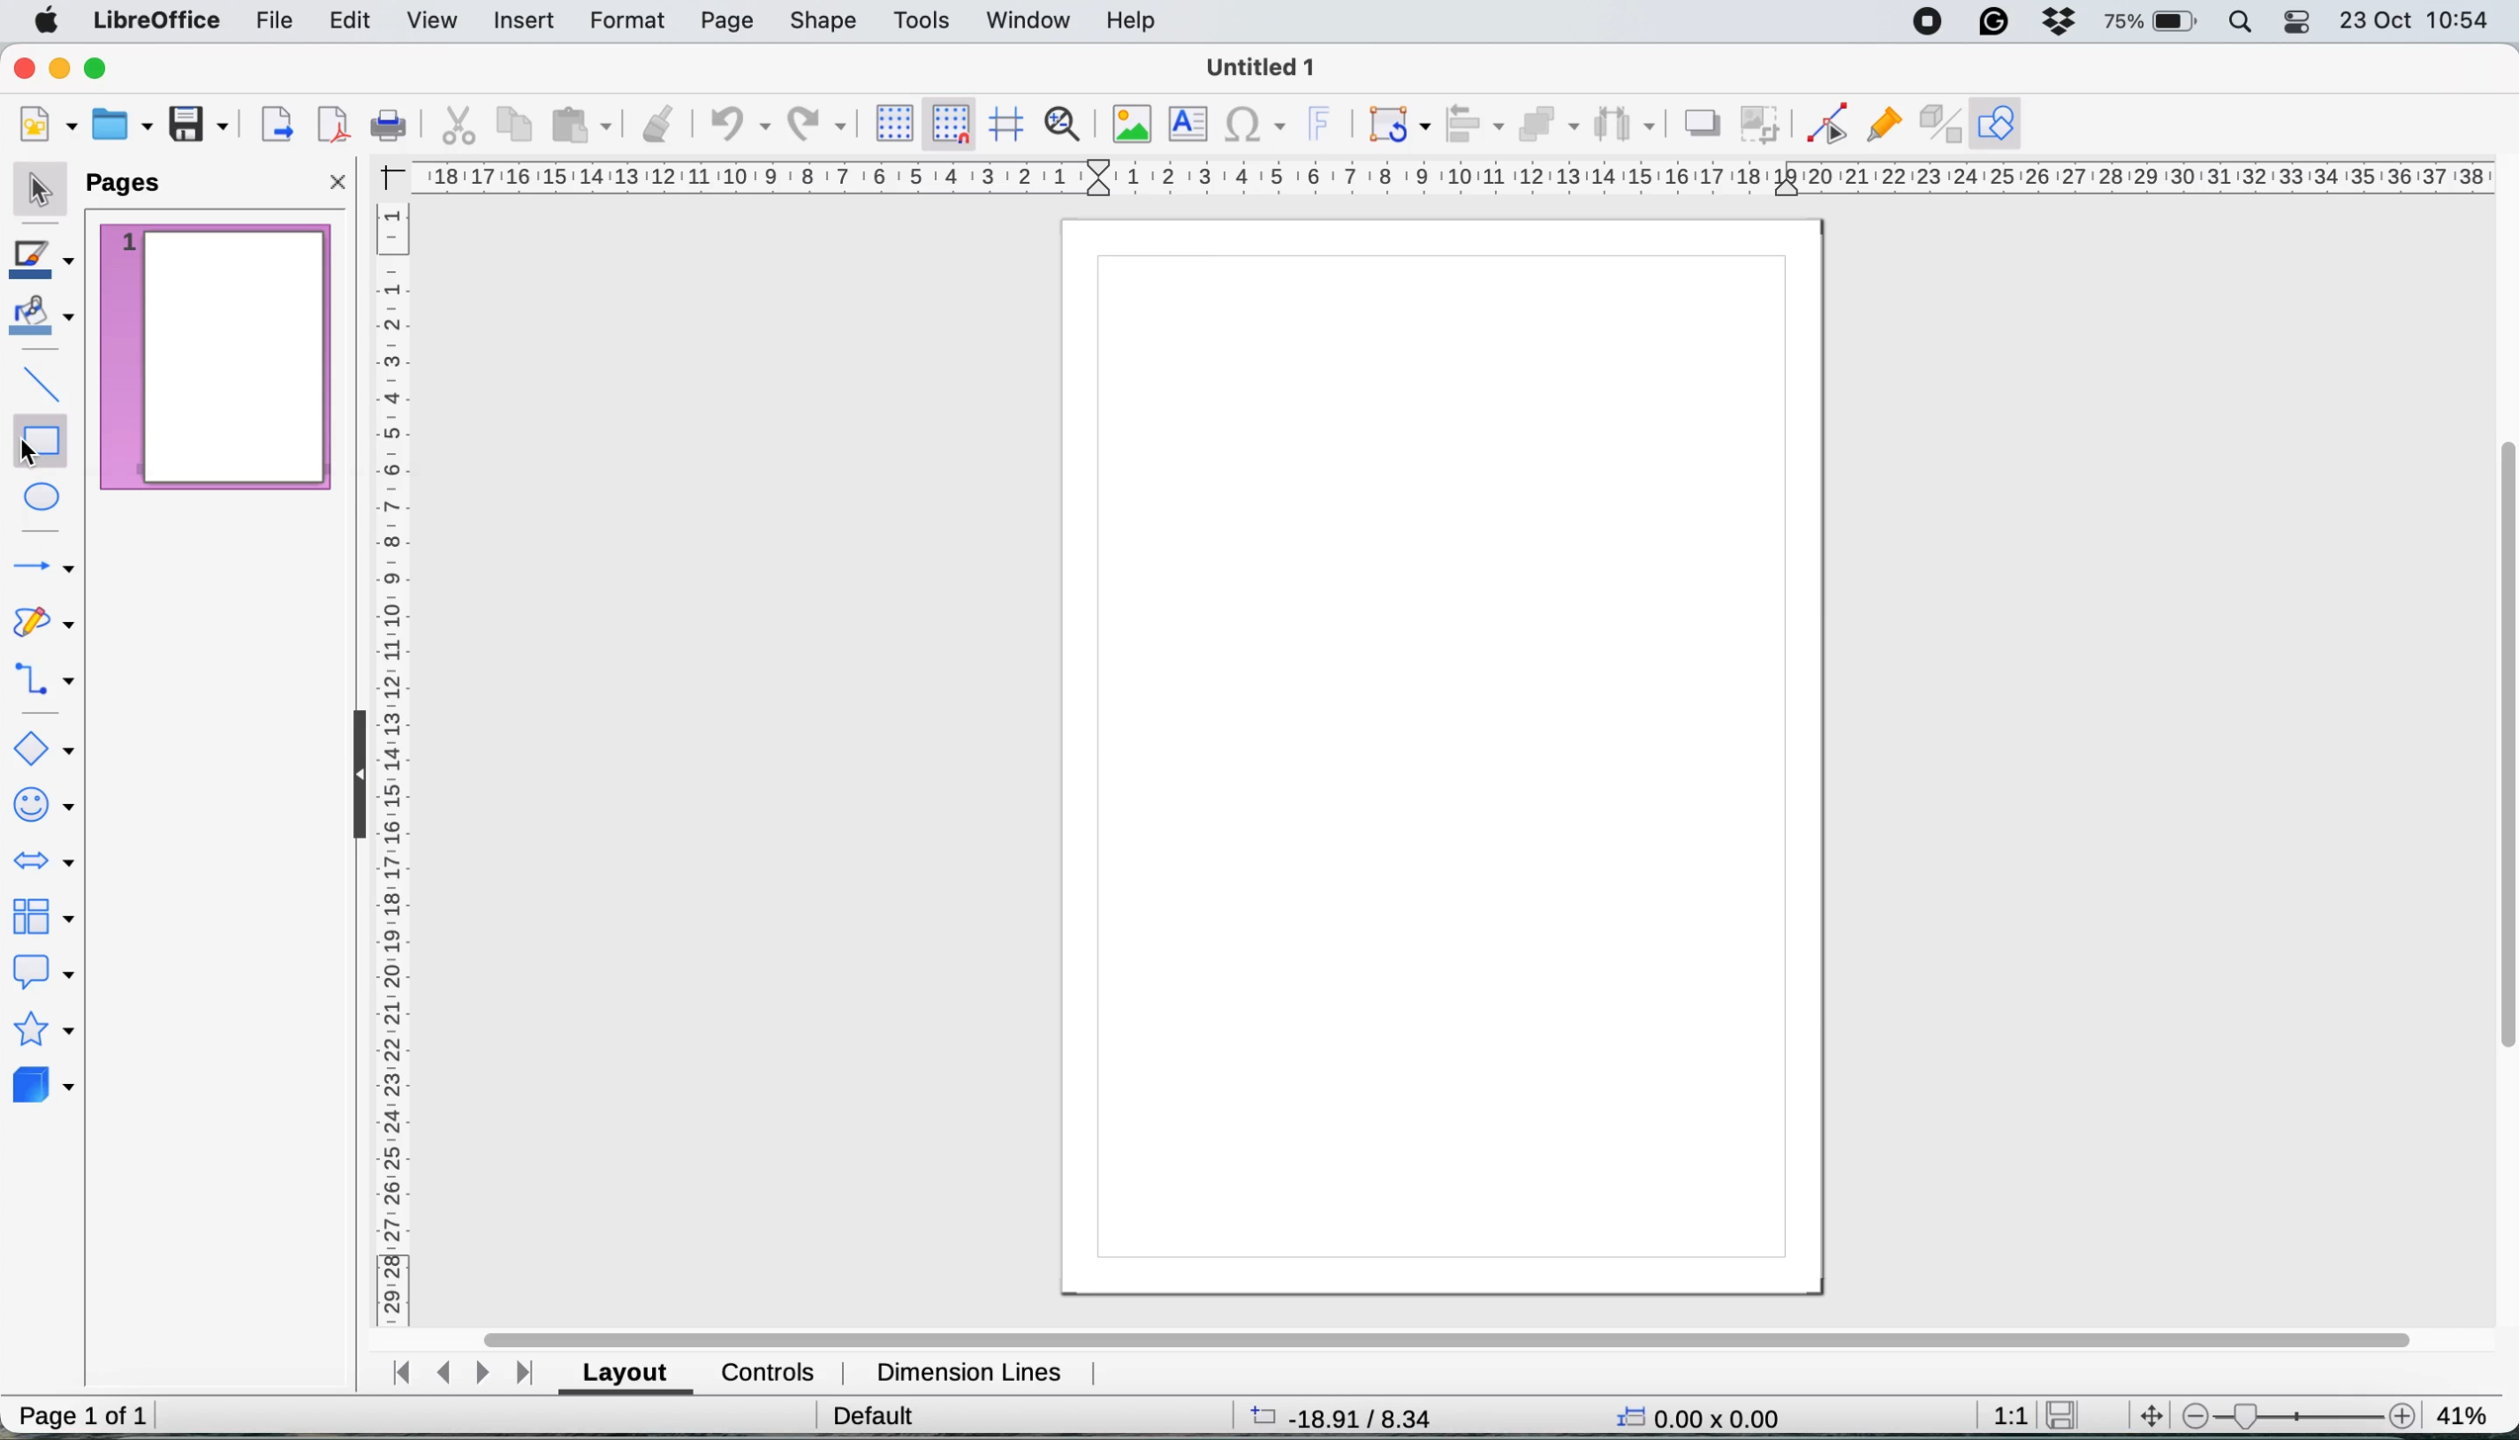 The height and width of the screenshot is (1440, 2519). What do you see at coordinates (122, 127) in the screenshot?
I see `open` at bounding box center [122, 127].